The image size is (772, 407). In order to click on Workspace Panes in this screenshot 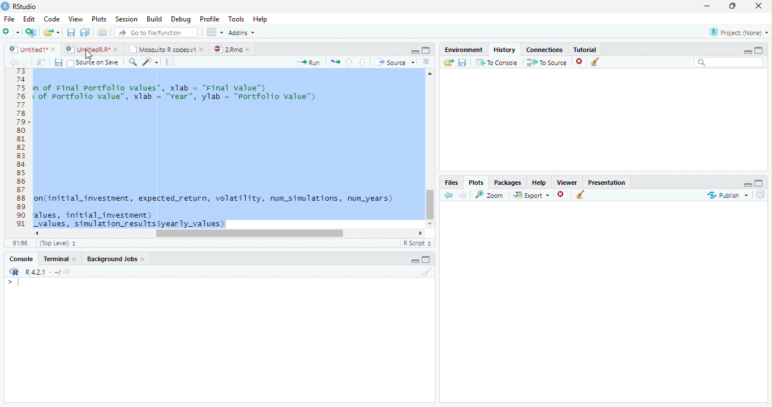, I will do `click(215, 32)`.